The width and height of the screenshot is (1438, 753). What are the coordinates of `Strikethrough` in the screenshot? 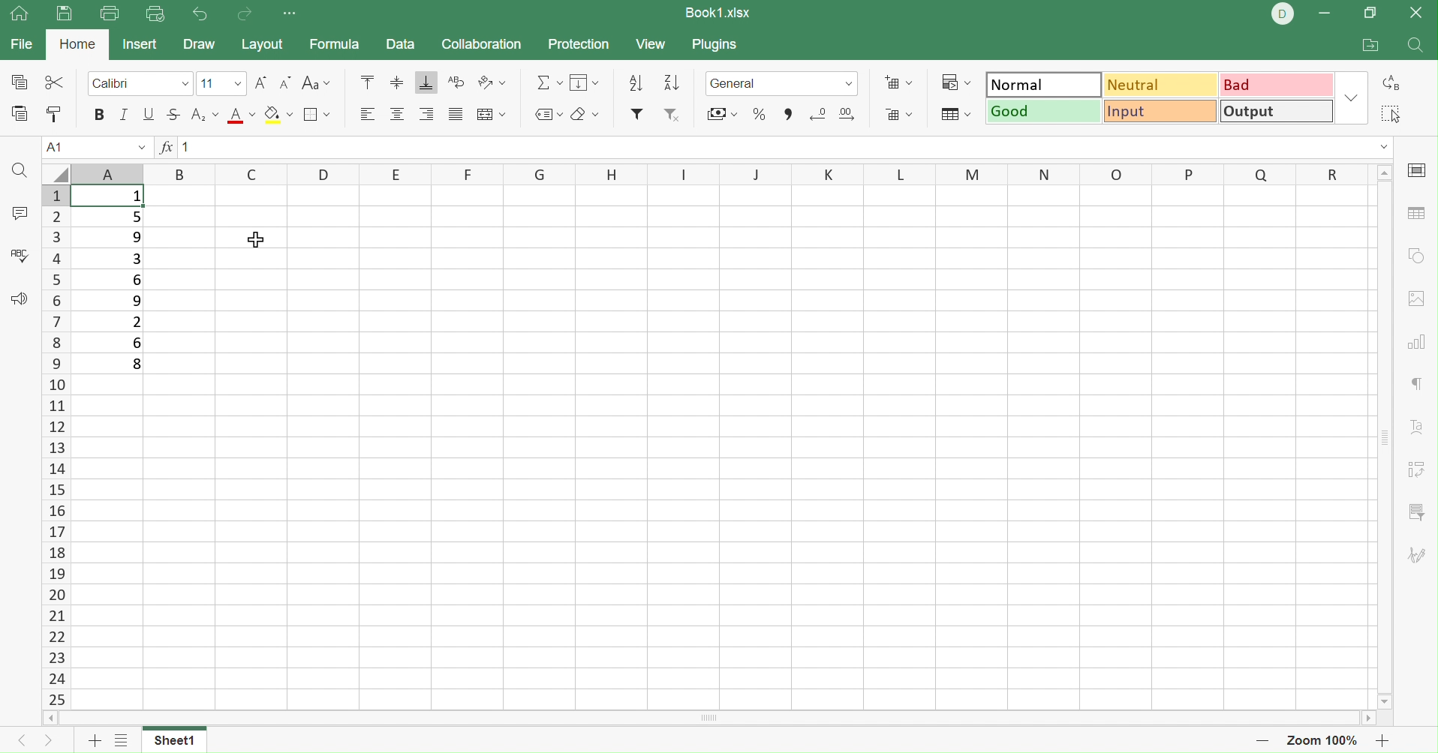 It's located at (173, 114).